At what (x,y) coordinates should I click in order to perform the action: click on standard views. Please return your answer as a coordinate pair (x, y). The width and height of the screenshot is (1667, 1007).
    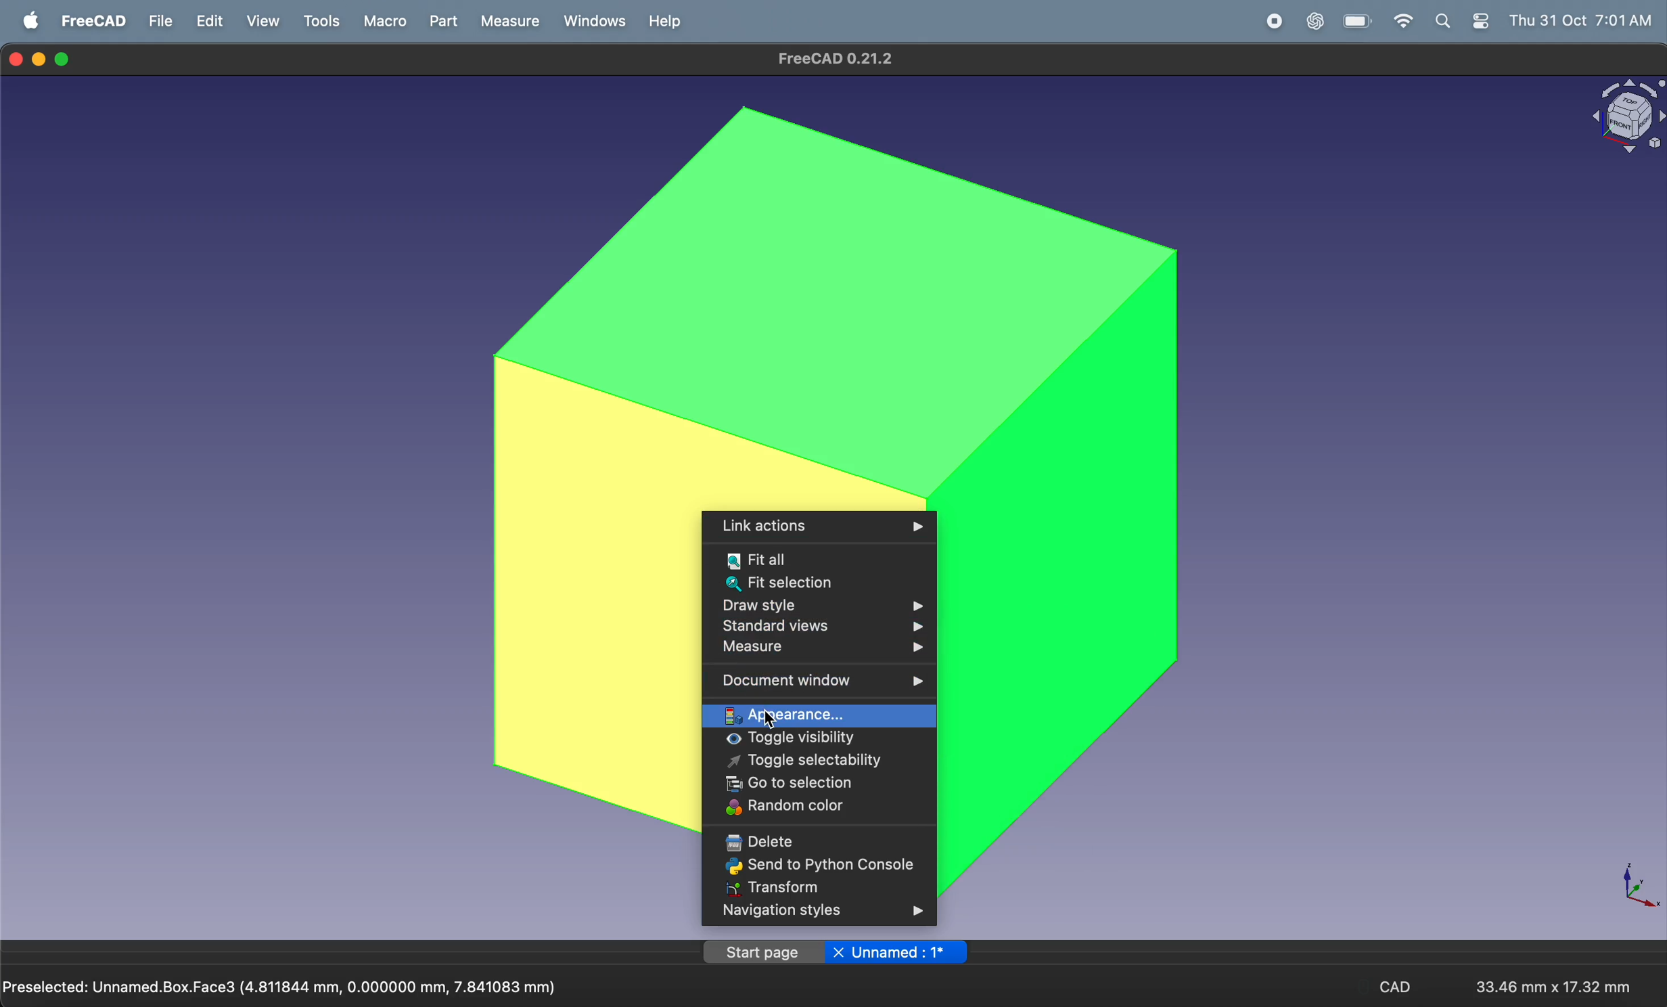
    Looking at the image, I should click on (817, 627).